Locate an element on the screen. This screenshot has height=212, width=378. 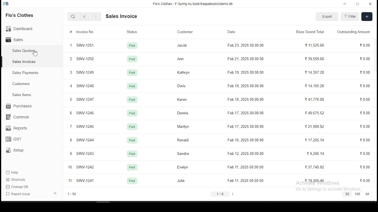
Sandra is located at coordinates (185, 154).